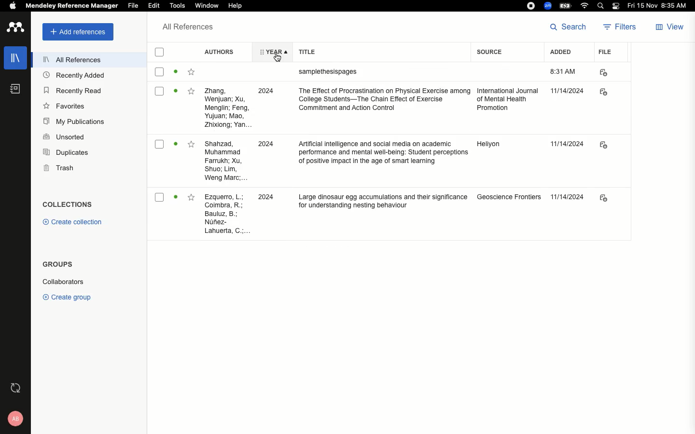 This screenshot has width=695, height=434. I want to click on authors label, so click(221, 52).